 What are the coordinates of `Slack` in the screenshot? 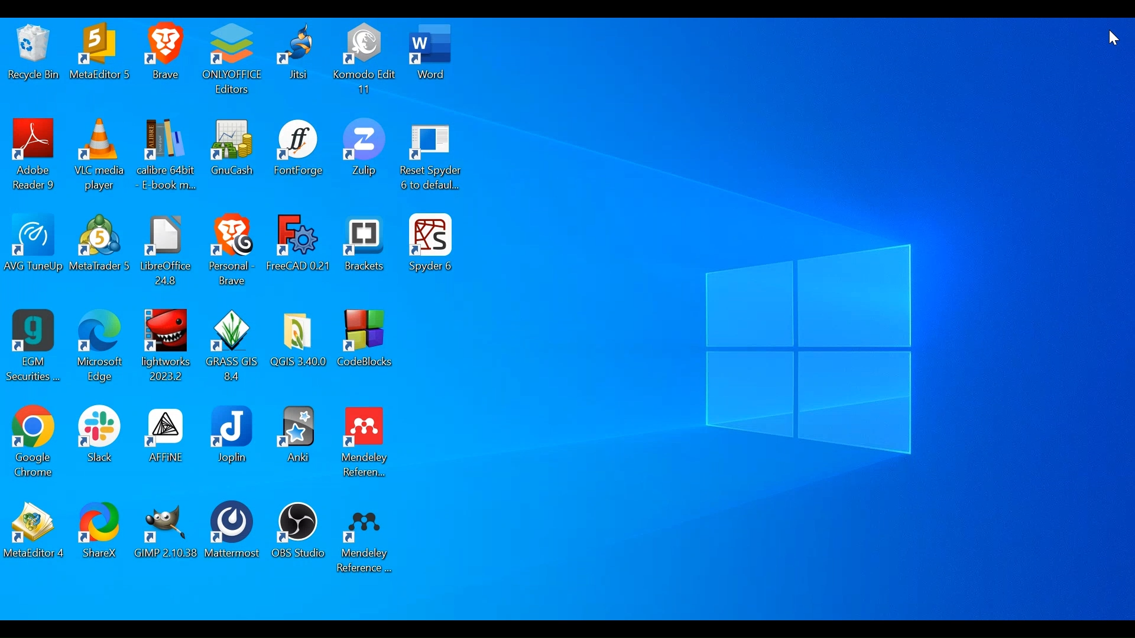 It's located at (99, 443).